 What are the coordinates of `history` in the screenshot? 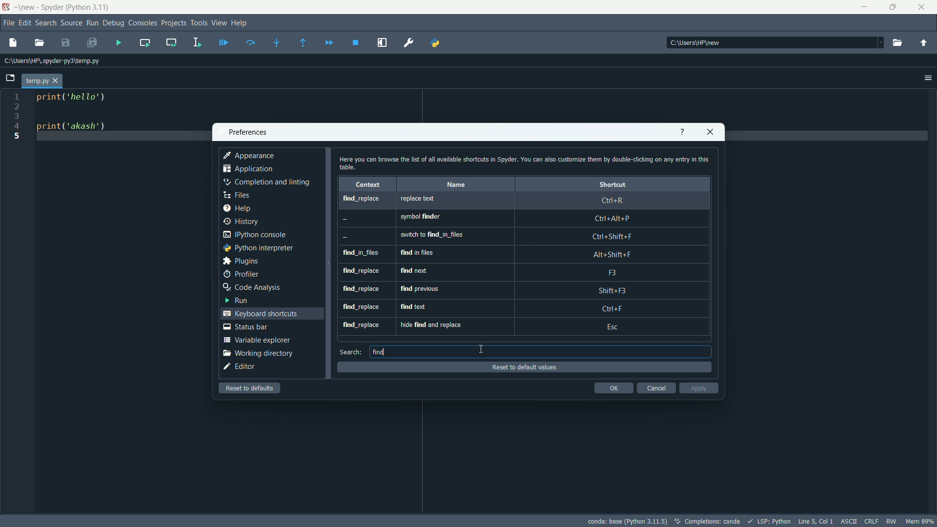 It's located at (242, 222).